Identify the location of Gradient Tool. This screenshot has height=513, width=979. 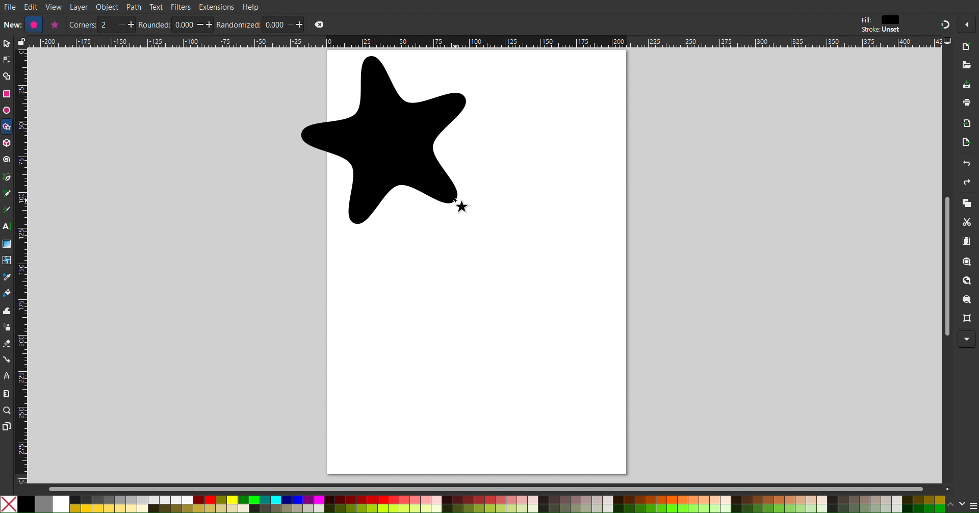
(7, 244).